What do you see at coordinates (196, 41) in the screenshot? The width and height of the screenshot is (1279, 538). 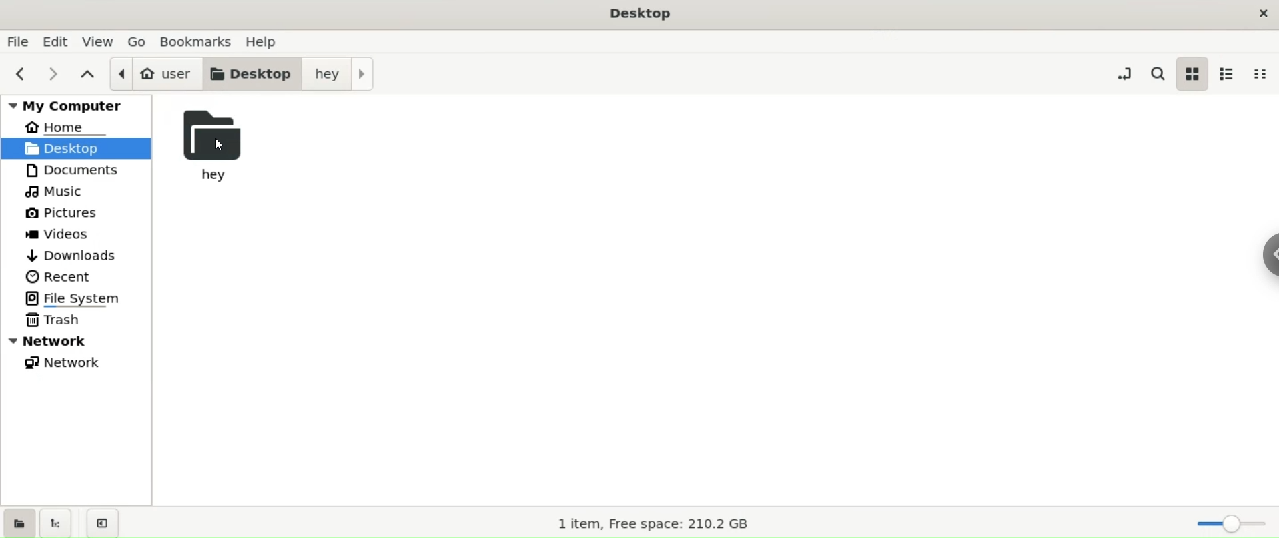 I see `bookmarks` at bounding box center [196, 41].